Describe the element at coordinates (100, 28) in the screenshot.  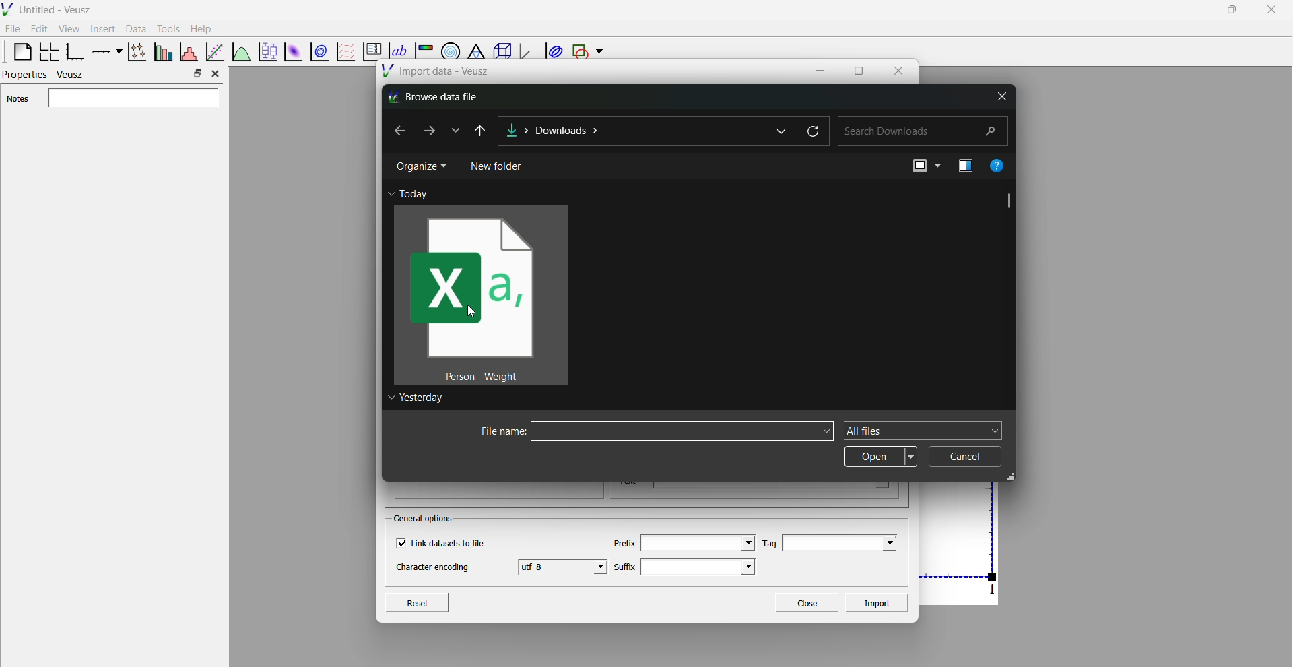
I see `insert` at that location.